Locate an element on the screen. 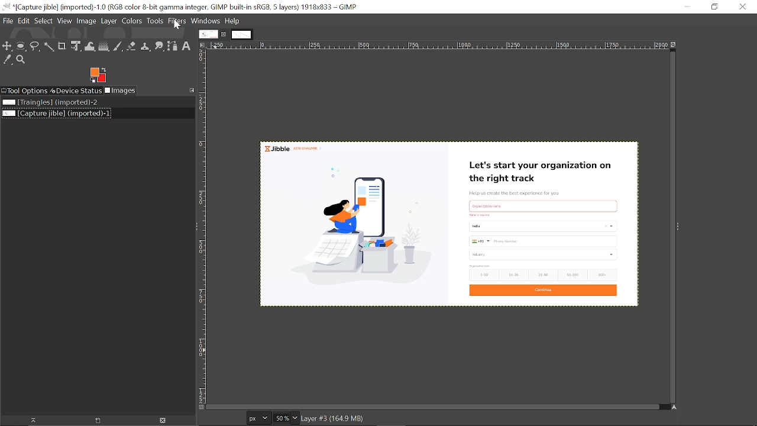 The height and width of the screenshot is (426, 757).  is located at coordinates (542, 204).